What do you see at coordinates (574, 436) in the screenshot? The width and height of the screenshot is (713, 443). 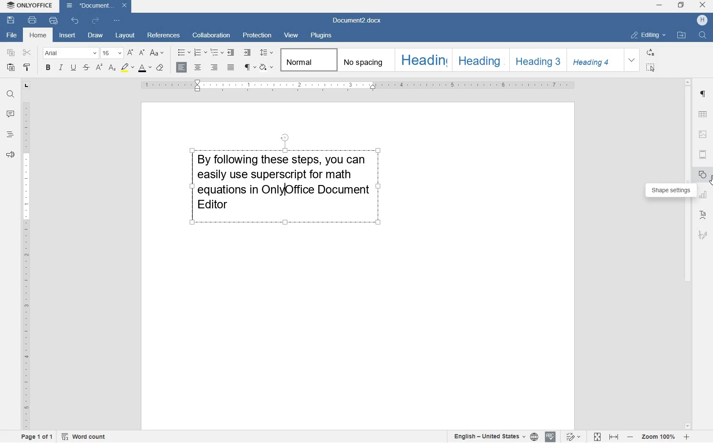 I see `track changes` at bounding box center [574, 436].